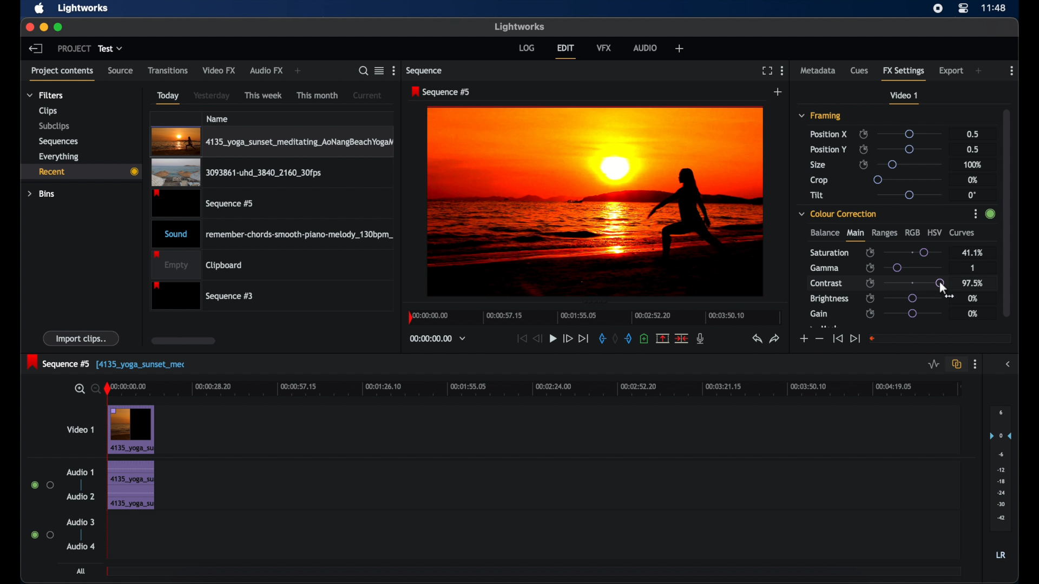 The height and width of the screenshot is (584, 1039). Describe the element at coordinates (1012, 71) in the screenshot. I see `more options` at that location.